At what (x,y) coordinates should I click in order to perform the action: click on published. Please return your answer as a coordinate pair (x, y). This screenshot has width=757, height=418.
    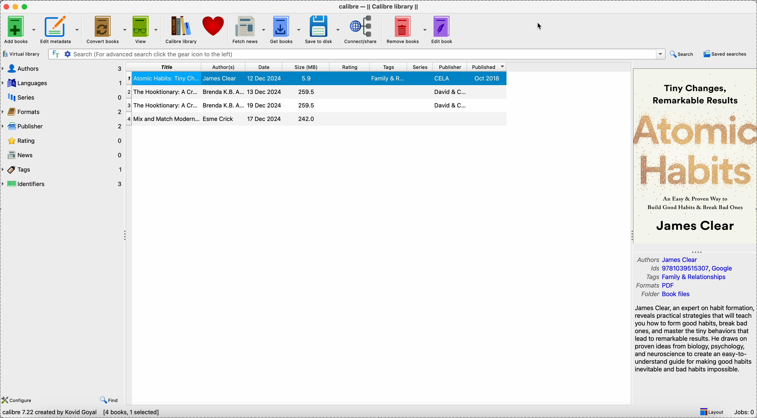
    Looking at the image, I should click on (487, 67).